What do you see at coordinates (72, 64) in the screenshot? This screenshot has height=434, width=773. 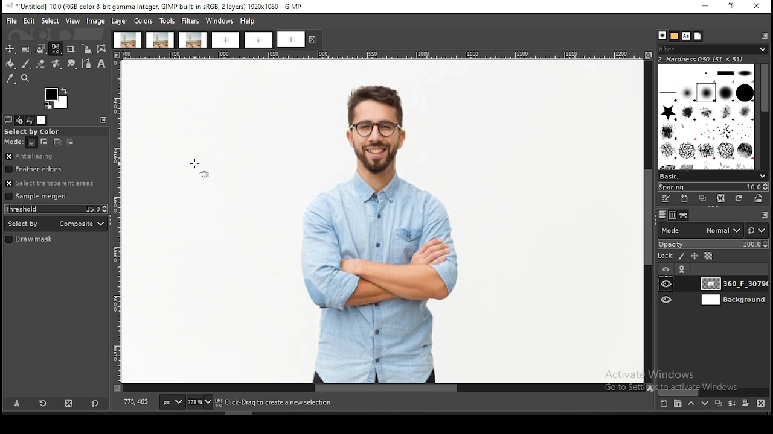 I see `smudge tool` at bounding box center [72, 64].